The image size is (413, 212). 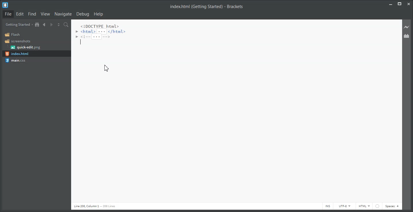 I want to click on Find, so click(x=32, y=14).